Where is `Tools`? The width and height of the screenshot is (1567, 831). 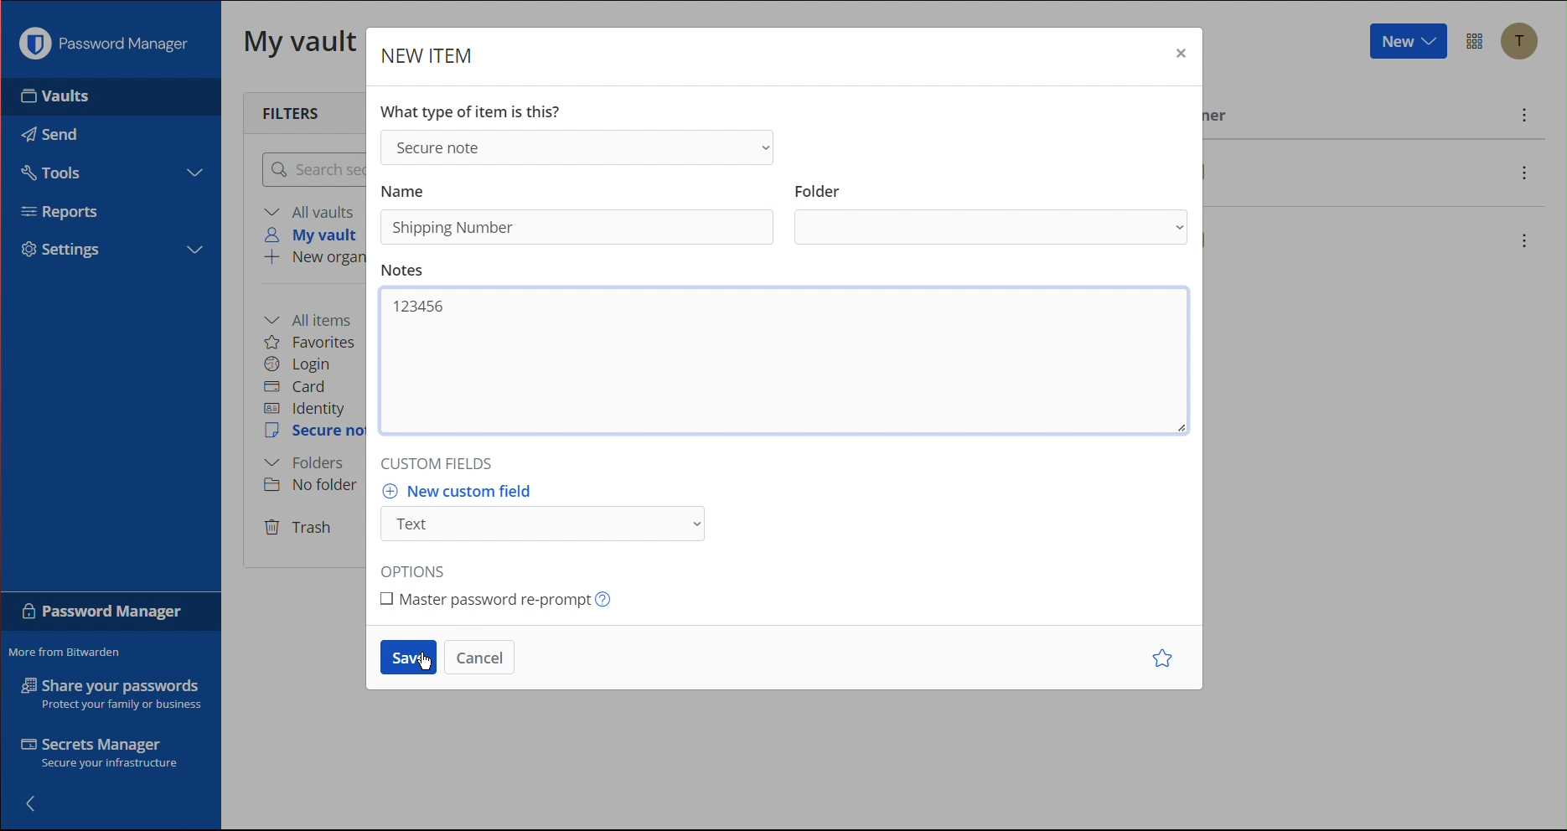
Tools is located at coordinates (57, 173).